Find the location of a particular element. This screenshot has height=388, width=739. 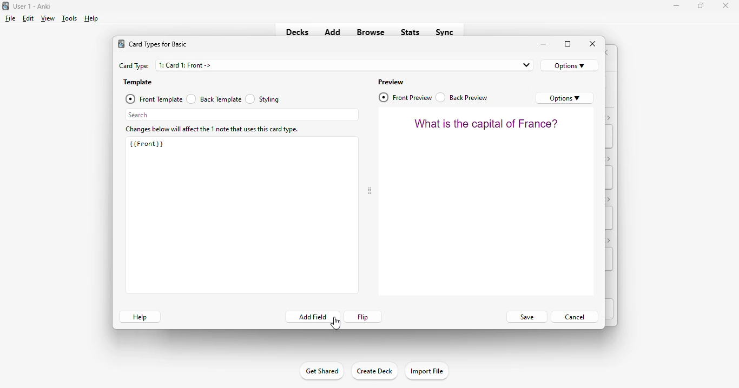

view is located at coordinates (48, 18).